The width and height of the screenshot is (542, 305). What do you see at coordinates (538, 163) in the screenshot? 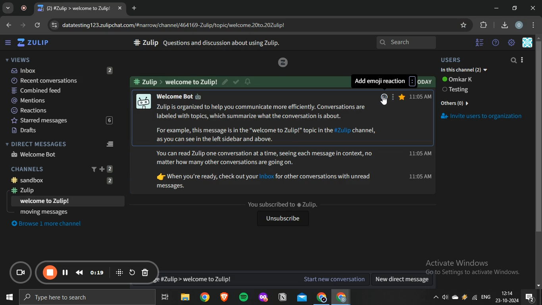
I see `scrollbar` at bounding box center [538, 163].